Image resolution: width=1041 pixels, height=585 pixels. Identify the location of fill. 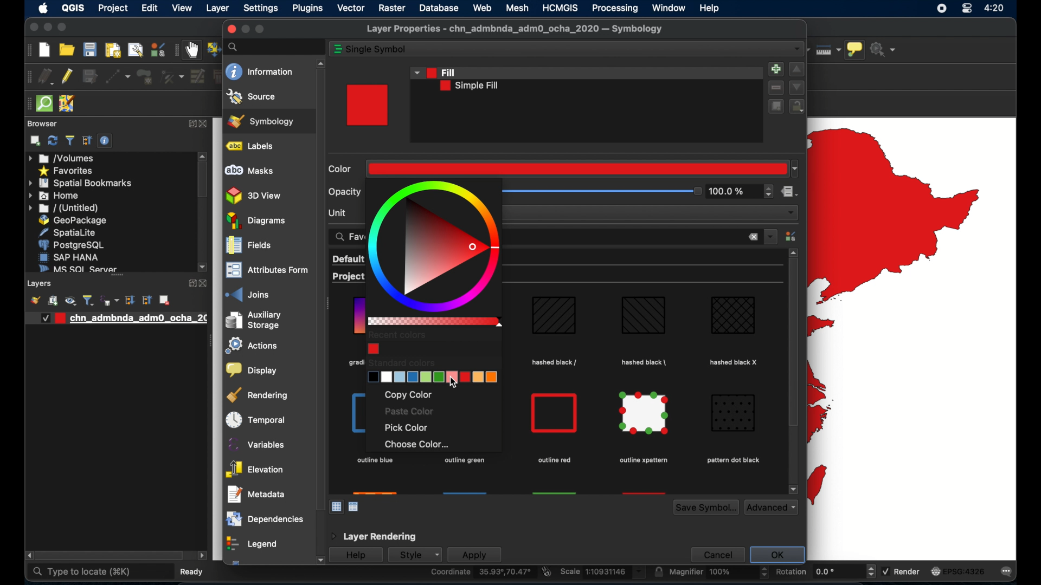
(434, 71).